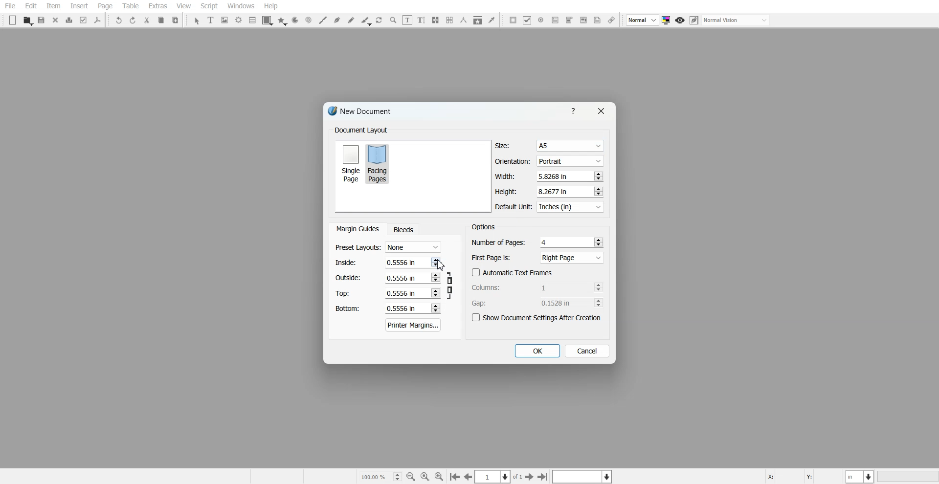 The width and height of the screenshot is (939, 484). Describe the element at coordinates (544, 477) in the screenshot. I see `Go to the first page` at that location.